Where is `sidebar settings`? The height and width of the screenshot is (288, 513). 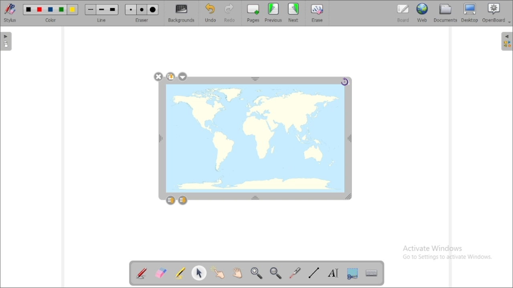
sidebar settings is located at coordinates (506, 41).